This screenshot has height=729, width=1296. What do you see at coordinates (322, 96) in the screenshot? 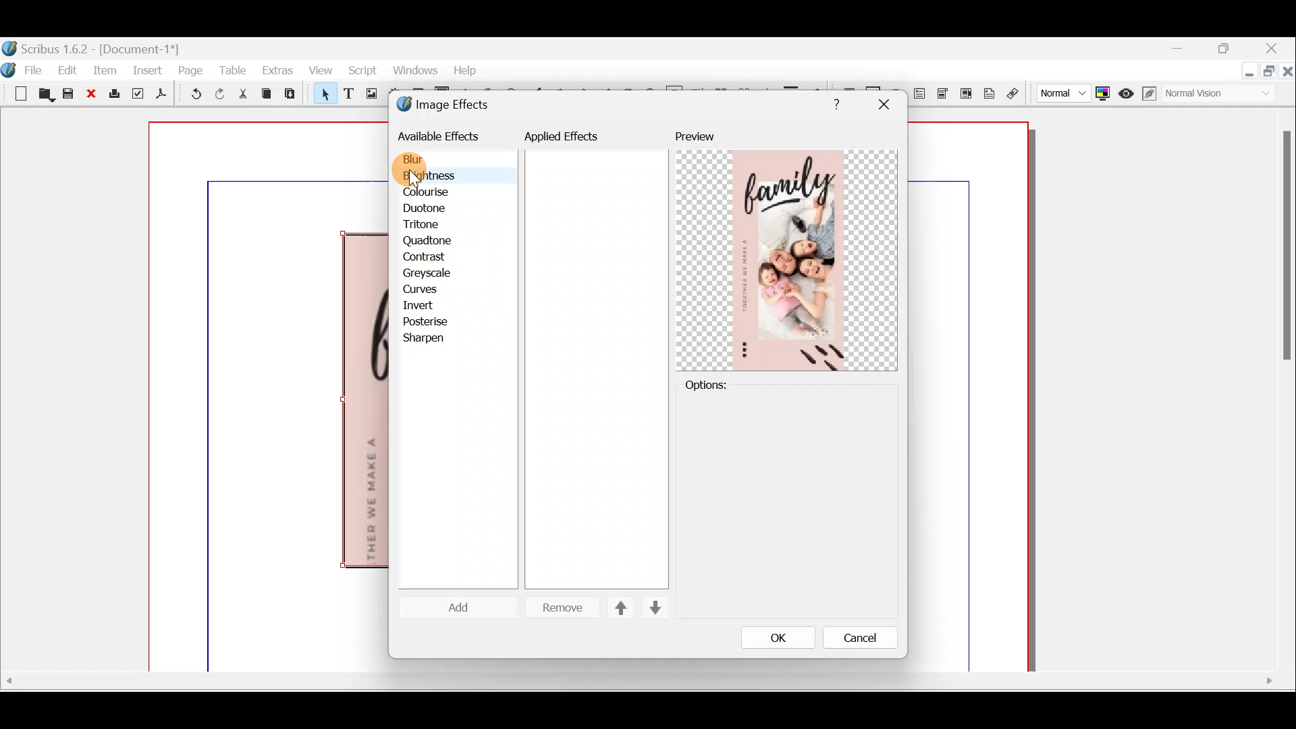
I see `Select item` at bounding box center [322, 96].